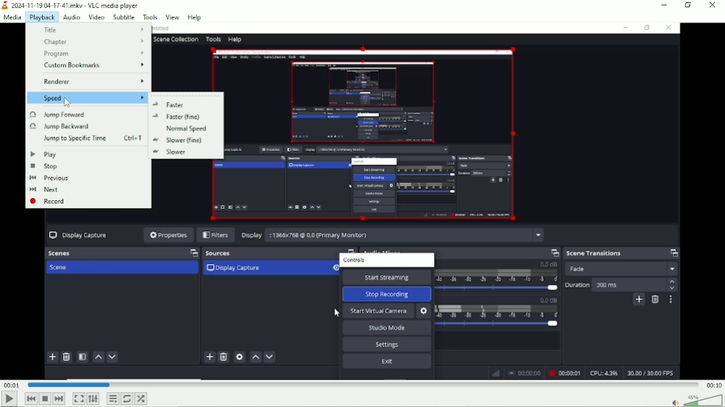  What do you see at coordinates (89, 42) in the screenshot?
I see `Chapter` at bounding box center [89, 42].